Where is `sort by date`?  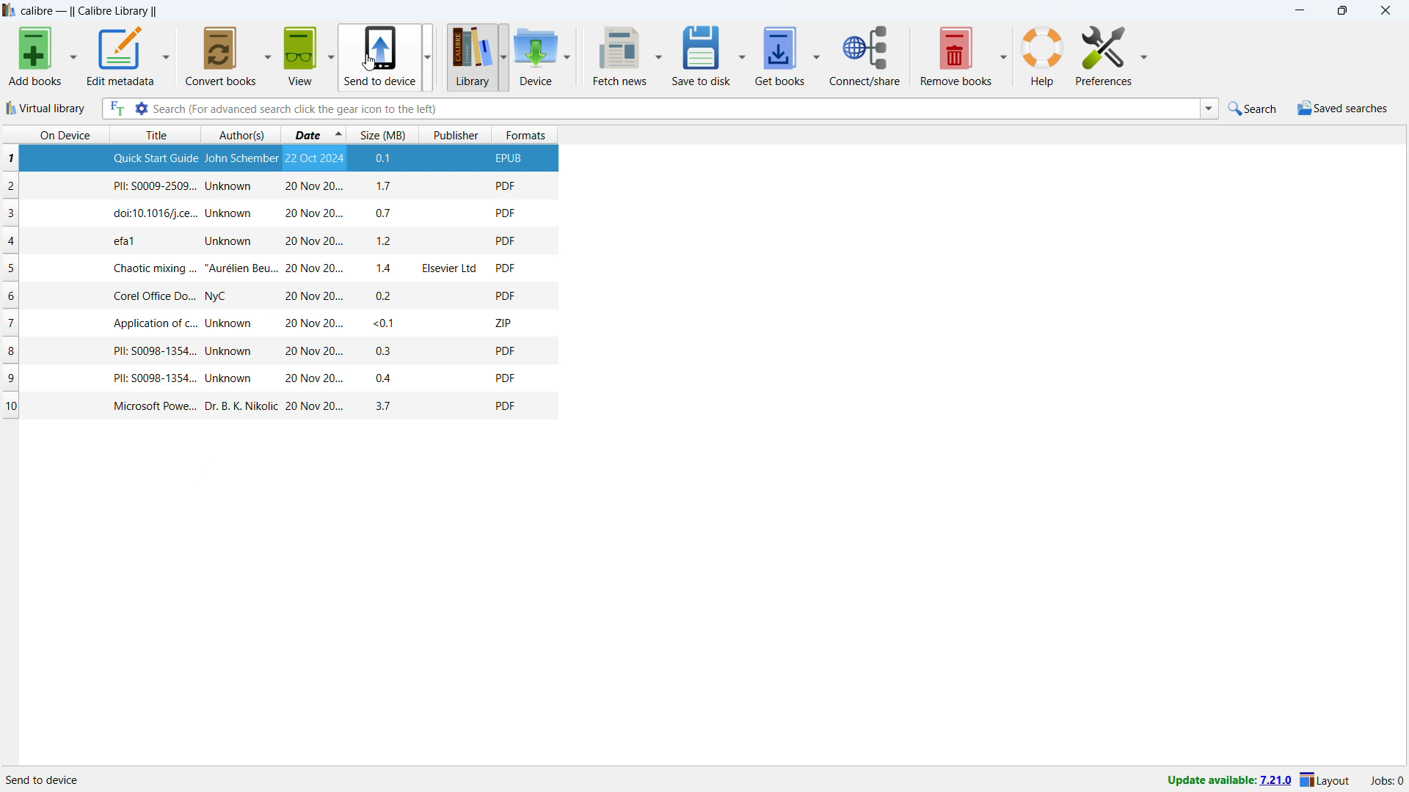
sort by date is located at coordinates (313, 134).